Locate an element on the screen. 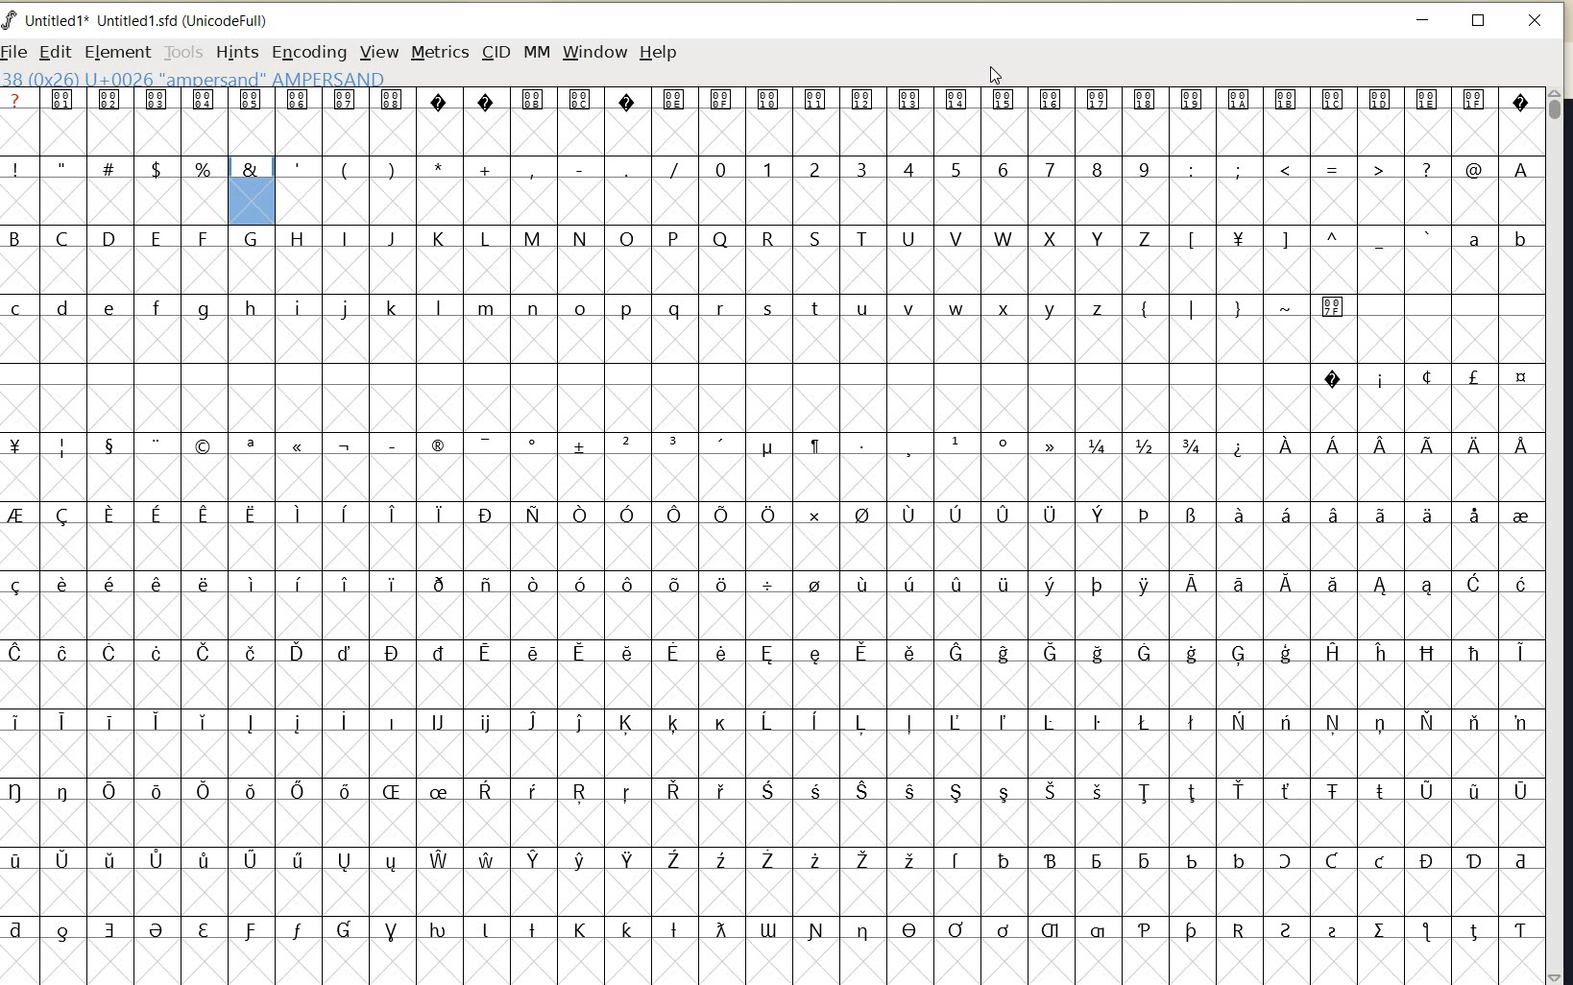 This screenshot has width=1573, height=985. glyph characters & numbers is located at coordinates (909, 157).